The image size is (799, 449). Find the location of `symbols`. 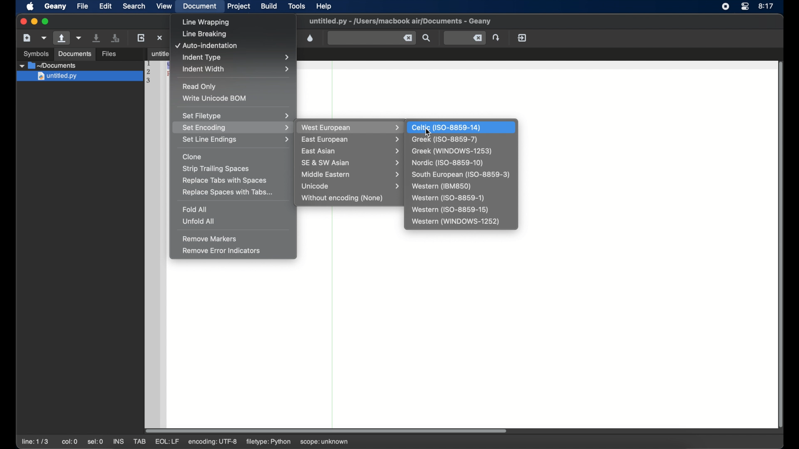

symbols is located at coordinates (37, 54).